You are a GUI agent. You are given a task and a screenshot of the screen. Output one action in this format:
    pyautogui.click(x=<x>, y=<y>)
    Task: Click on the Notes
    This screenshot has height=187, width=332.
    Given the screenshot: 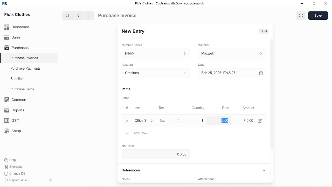 What is the action you would take?
    pyautogui.click(x=126, y=179)
    